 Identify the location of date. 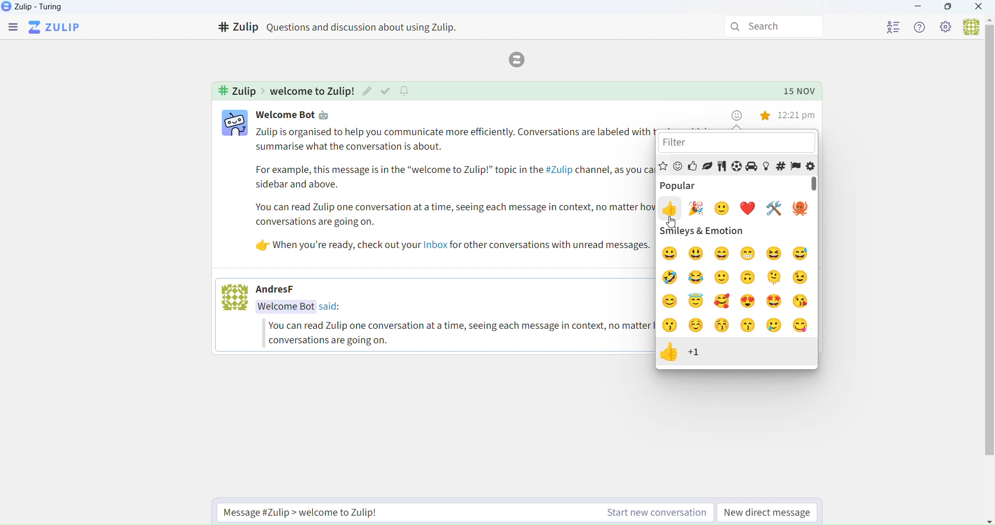
(801, 91).